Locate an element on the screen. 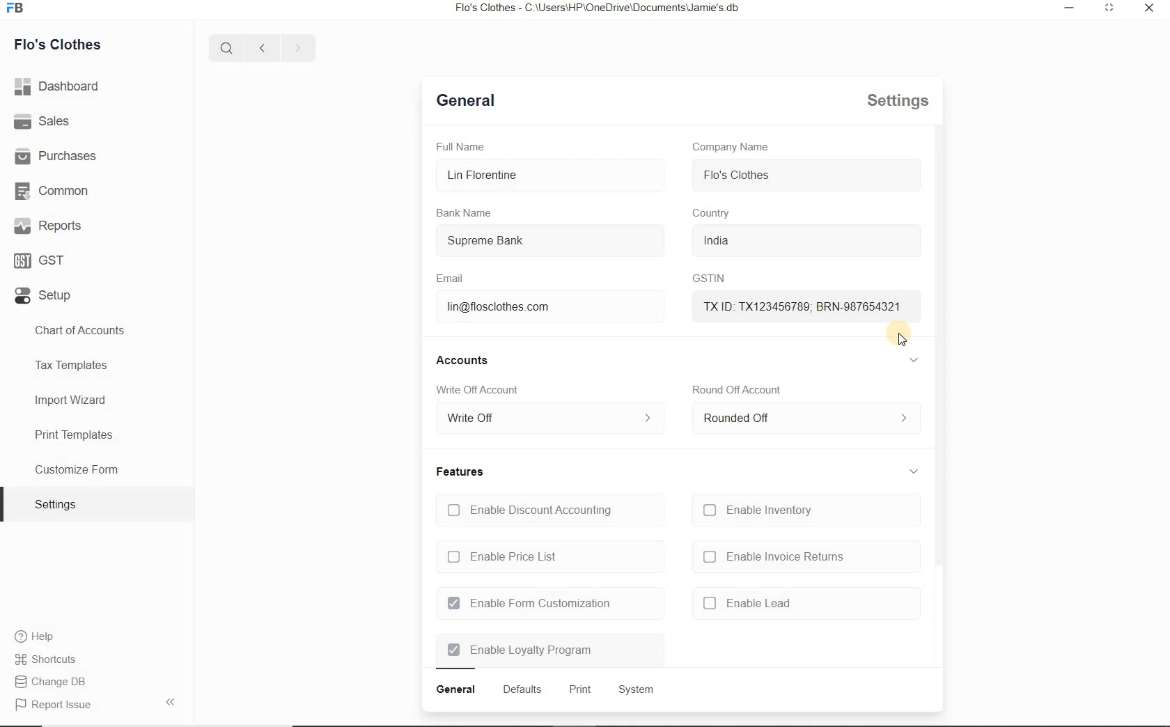 The image size is (1170, 727). collapse is located at coordinates (914, 468).